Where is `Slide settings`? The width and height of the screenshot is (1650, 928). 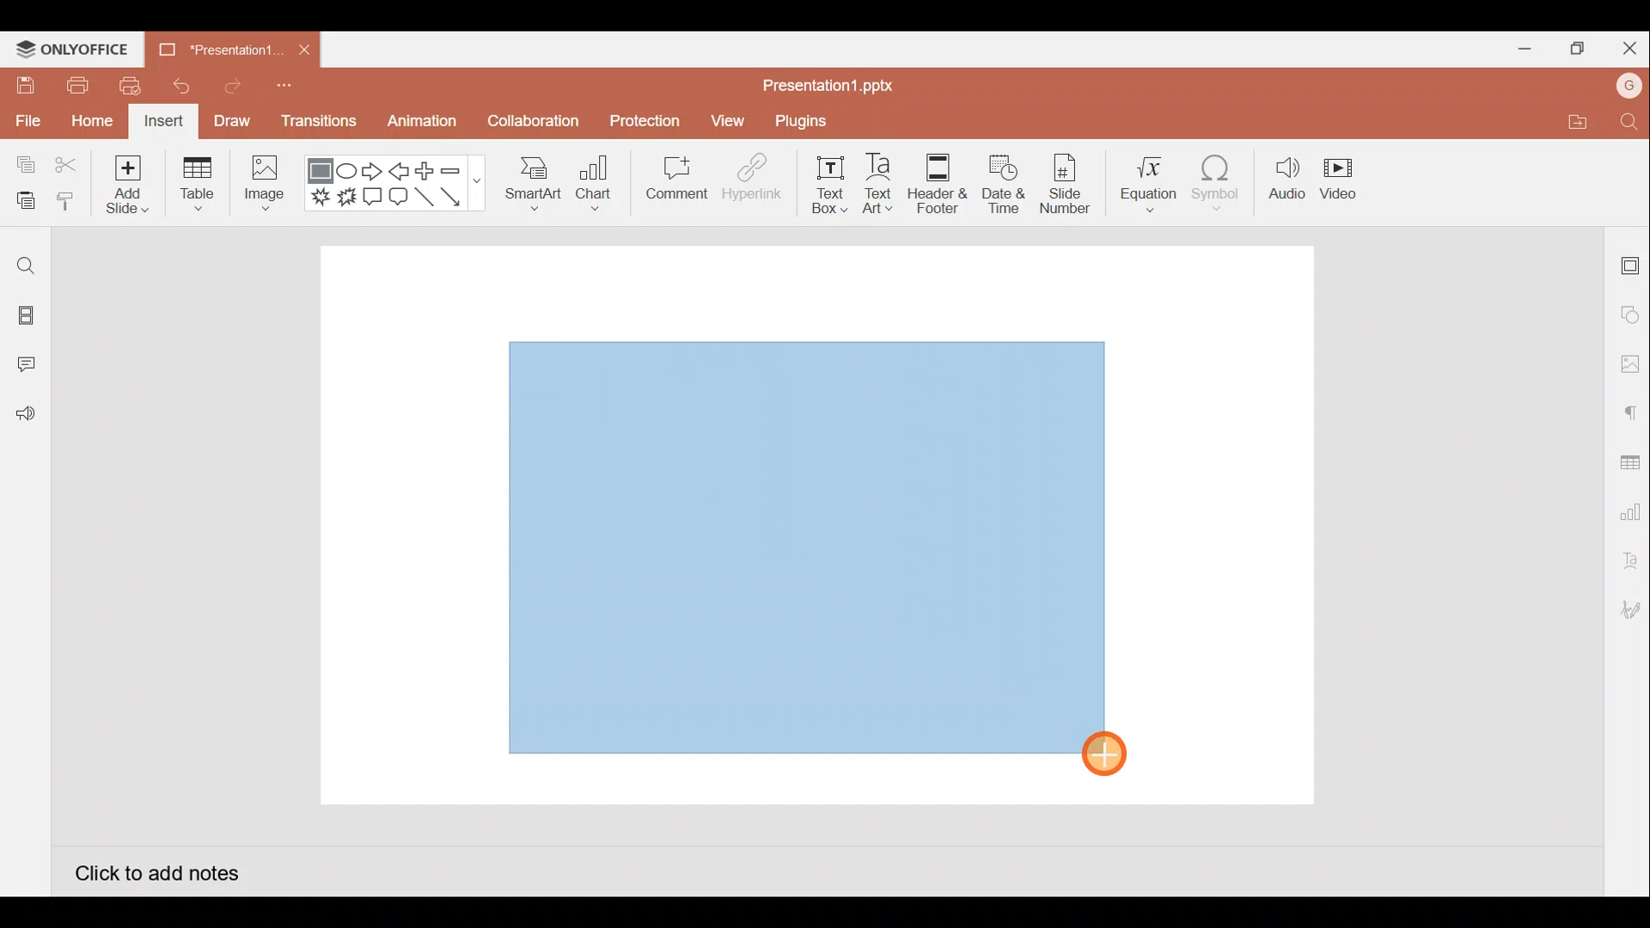 Slide settings is located at coordinates (1631, 262).